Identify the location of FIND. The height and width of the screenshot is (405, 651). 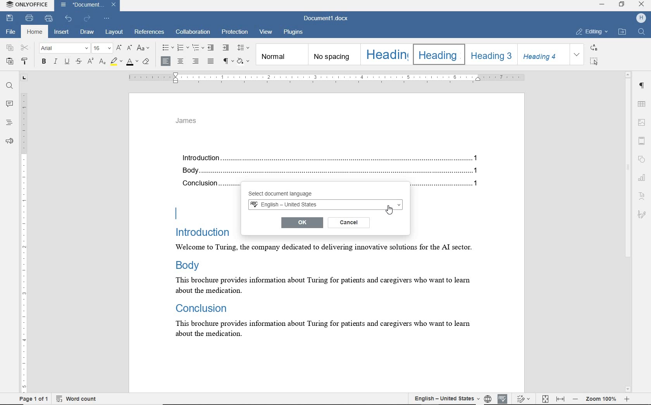
(642, 33).